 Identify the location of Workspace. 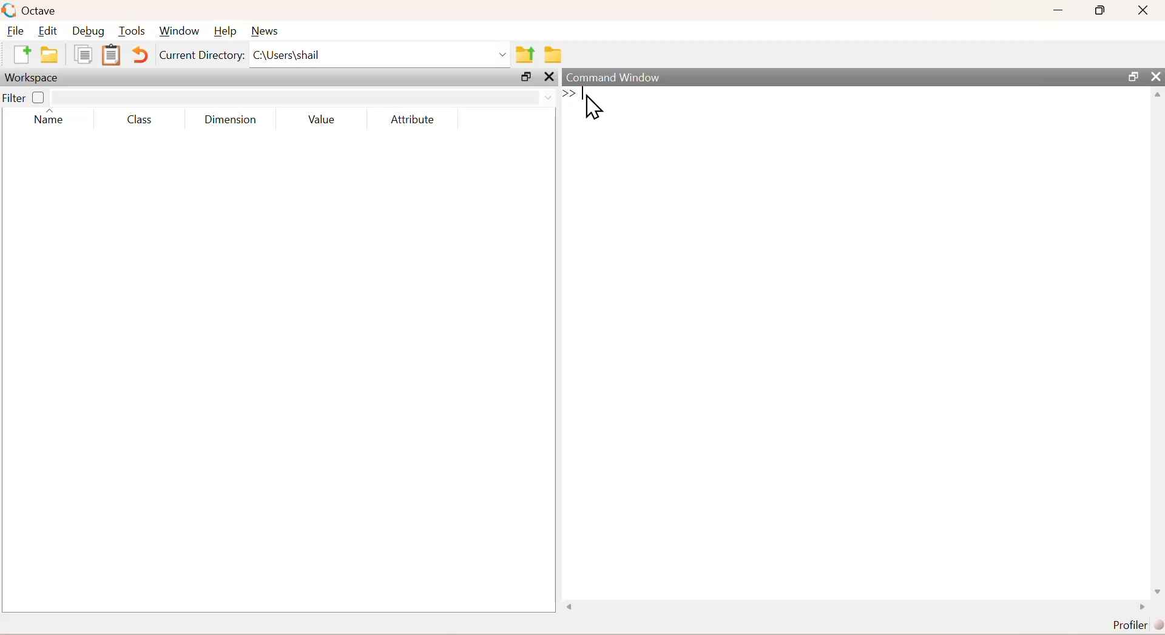
(33, 79).